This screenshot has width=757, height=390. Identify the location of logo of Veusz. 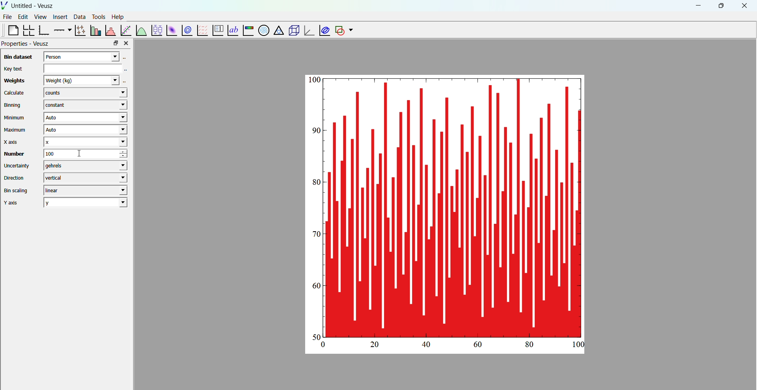
(5, 5).